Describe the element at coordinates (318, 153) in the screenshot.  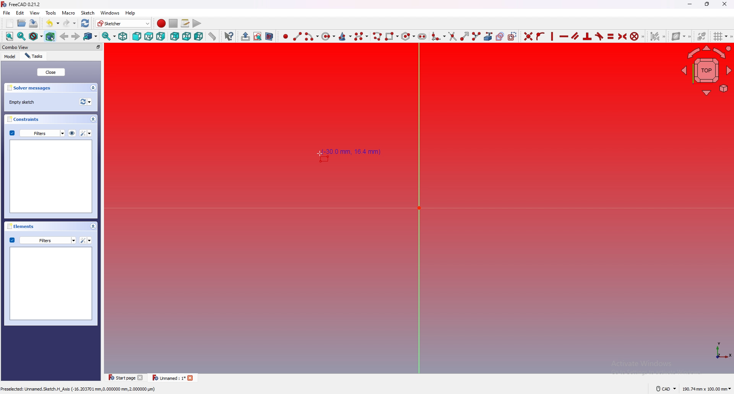
I see `pointer` at that location.